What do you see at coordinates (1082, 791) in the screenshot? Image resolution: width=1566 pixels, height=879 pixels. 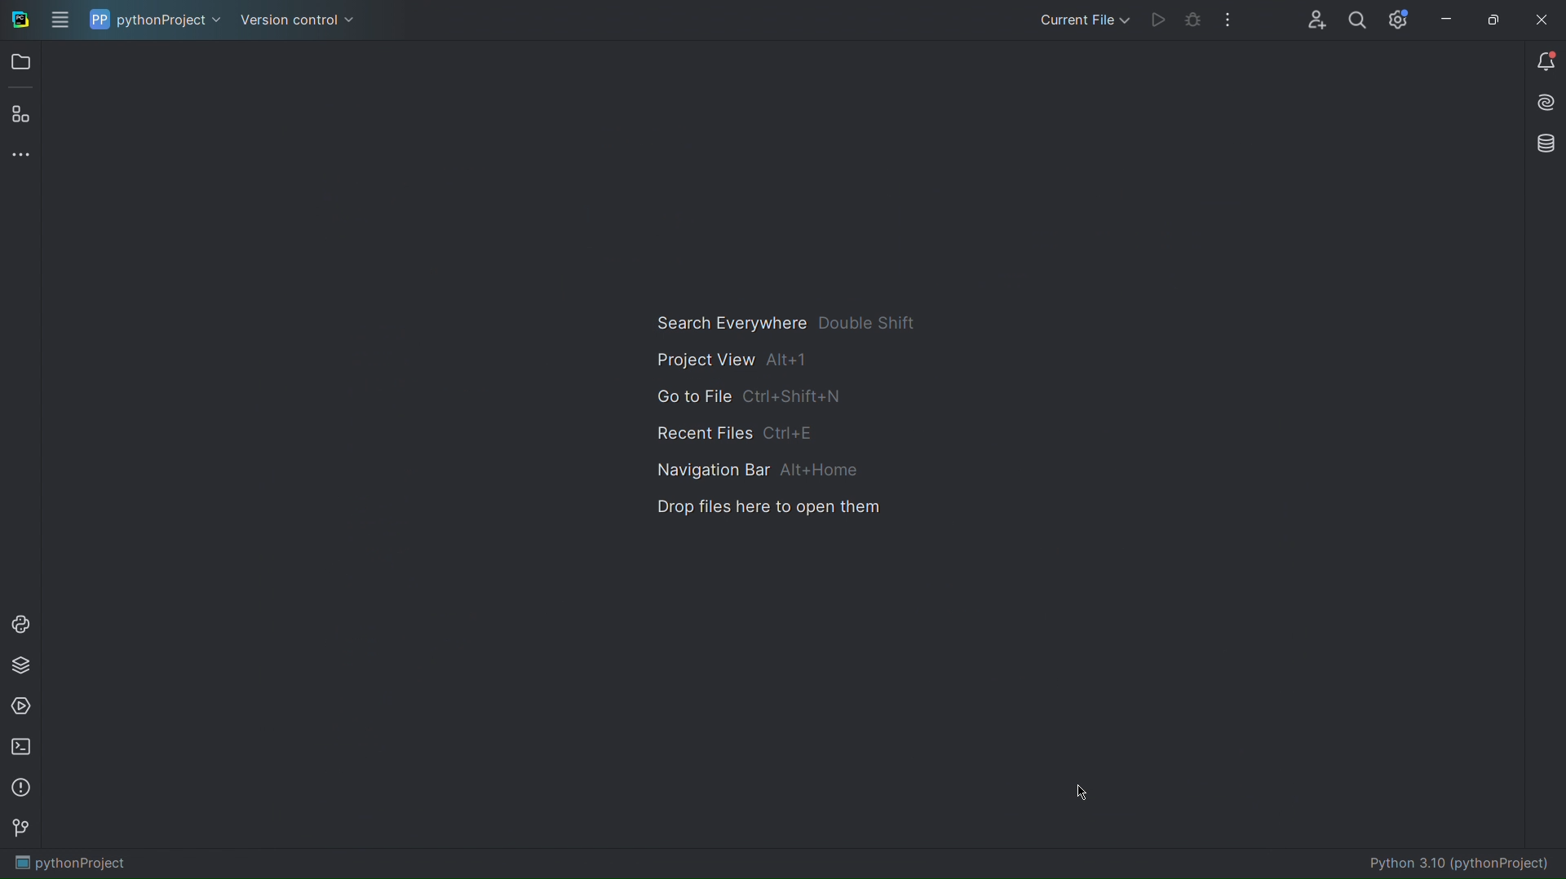 I see `Cursor` at bounding box center [1082, 791].